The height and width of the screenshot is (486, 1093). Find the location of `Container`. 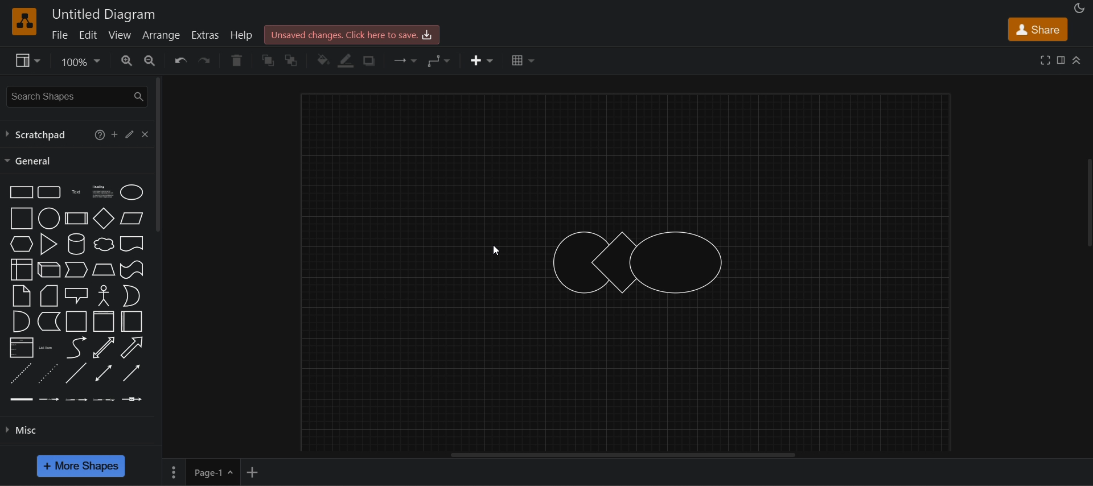

Container is located at coordinates (77, 321).